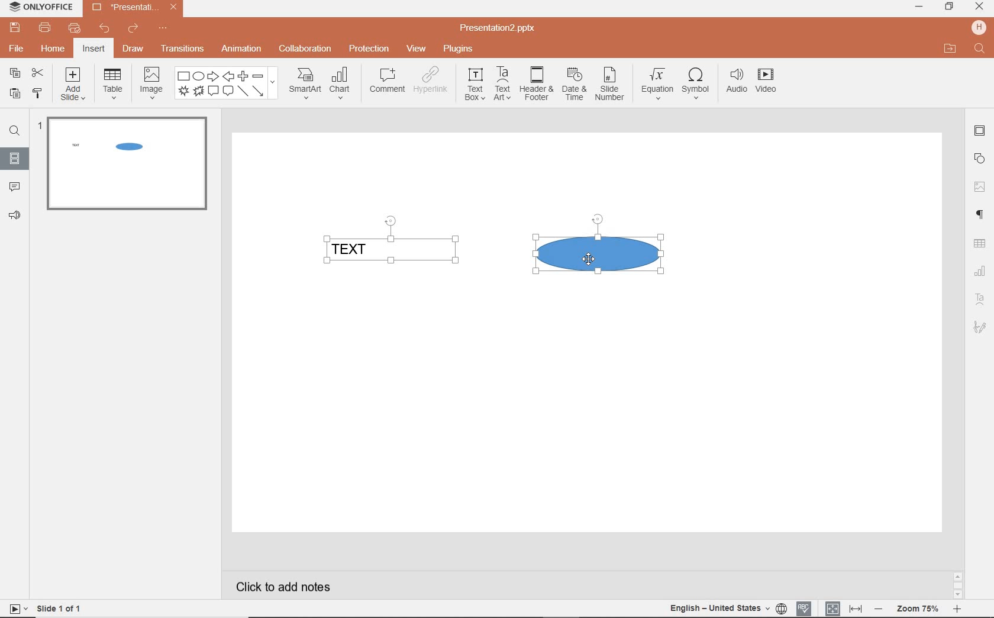  Describe the element at coordinates (655, 86) in the screenshot. I see `equation` at that location.